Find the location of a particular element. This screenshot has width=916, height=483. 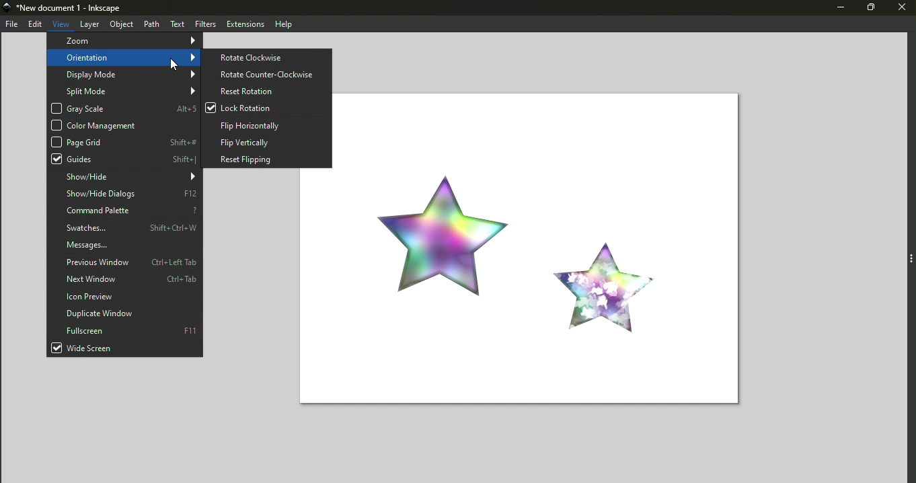

Reset flipping is located at coordinates (266, 158).